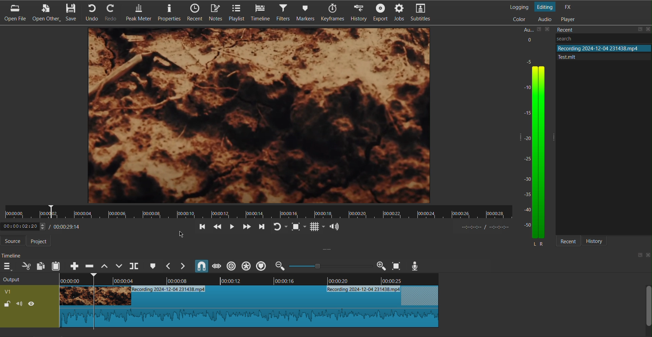 The width and height of the screenshot is (652, 337). I want to click on Split at Playhead, so click(134, 266).